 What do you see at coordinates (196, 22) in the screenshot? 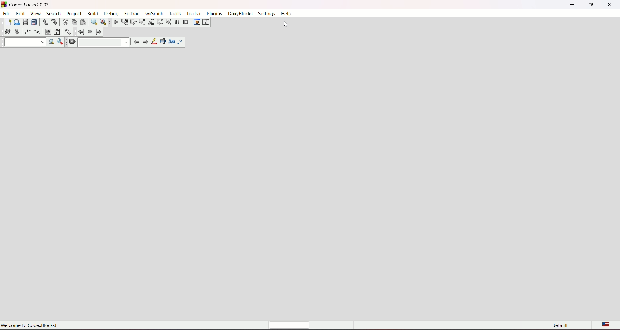
I see `debugging window` at bounding box center [196, 22].